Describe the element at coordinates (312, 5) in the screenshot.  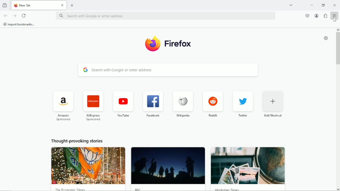
I see `Minimize` at that location.